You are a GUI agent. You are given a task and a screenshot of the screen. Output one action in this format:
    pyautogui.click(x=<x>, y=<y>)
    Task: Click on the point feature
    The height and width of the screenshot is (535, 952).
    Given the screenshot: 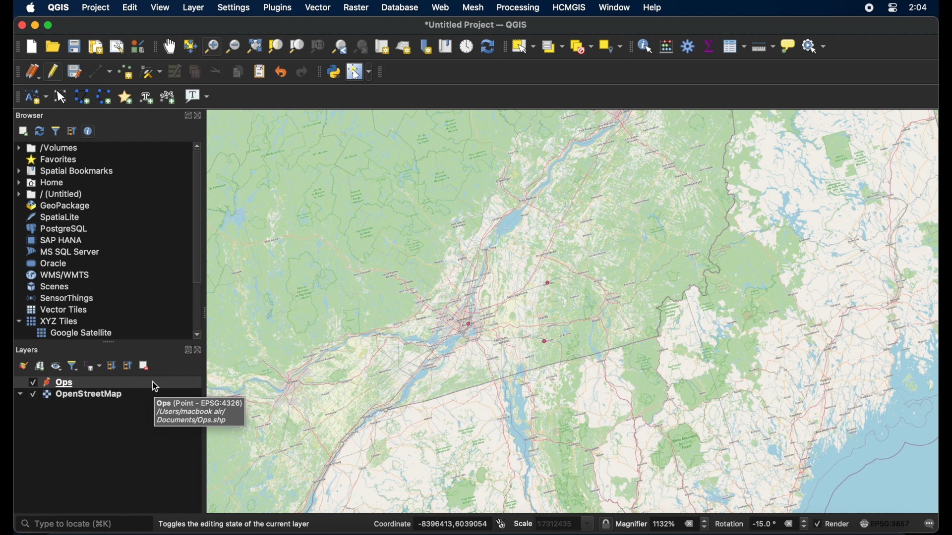 What is the action you would take?
    pyautogui.click(x=548, y=282)
    